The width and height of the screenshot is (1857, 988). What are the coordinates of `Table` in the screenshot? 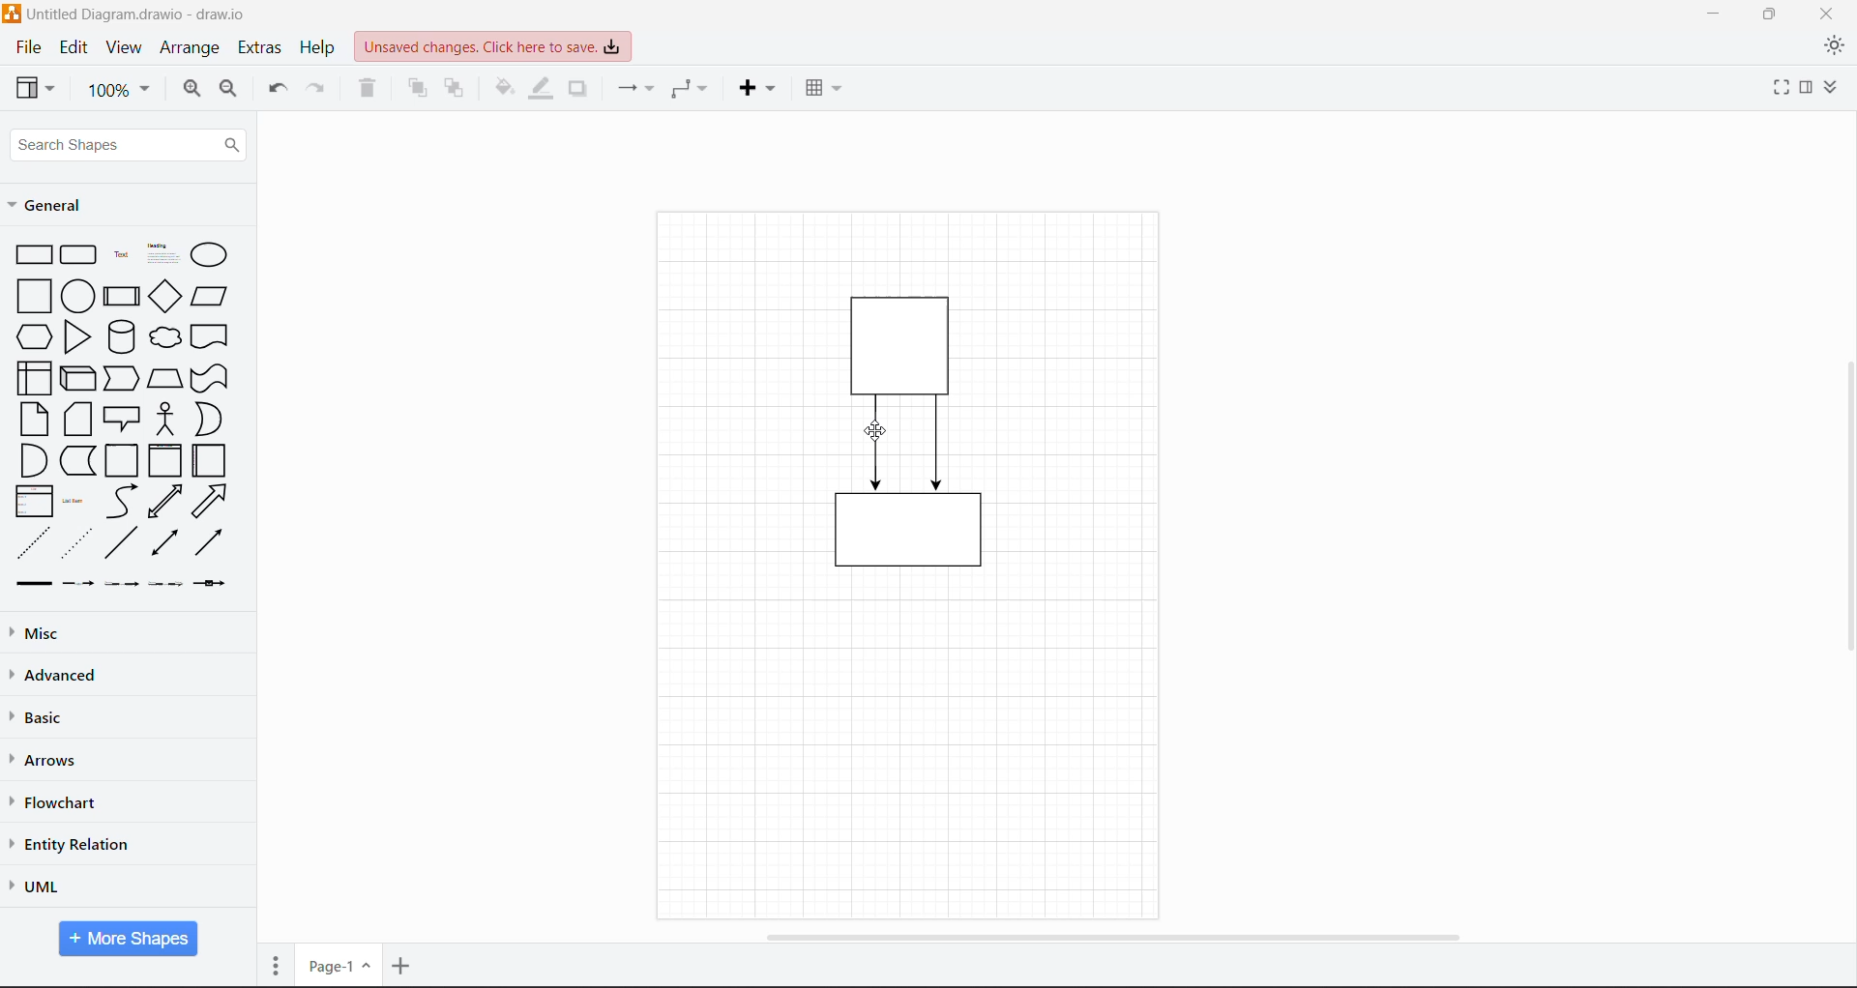 It's located at (821, 85).